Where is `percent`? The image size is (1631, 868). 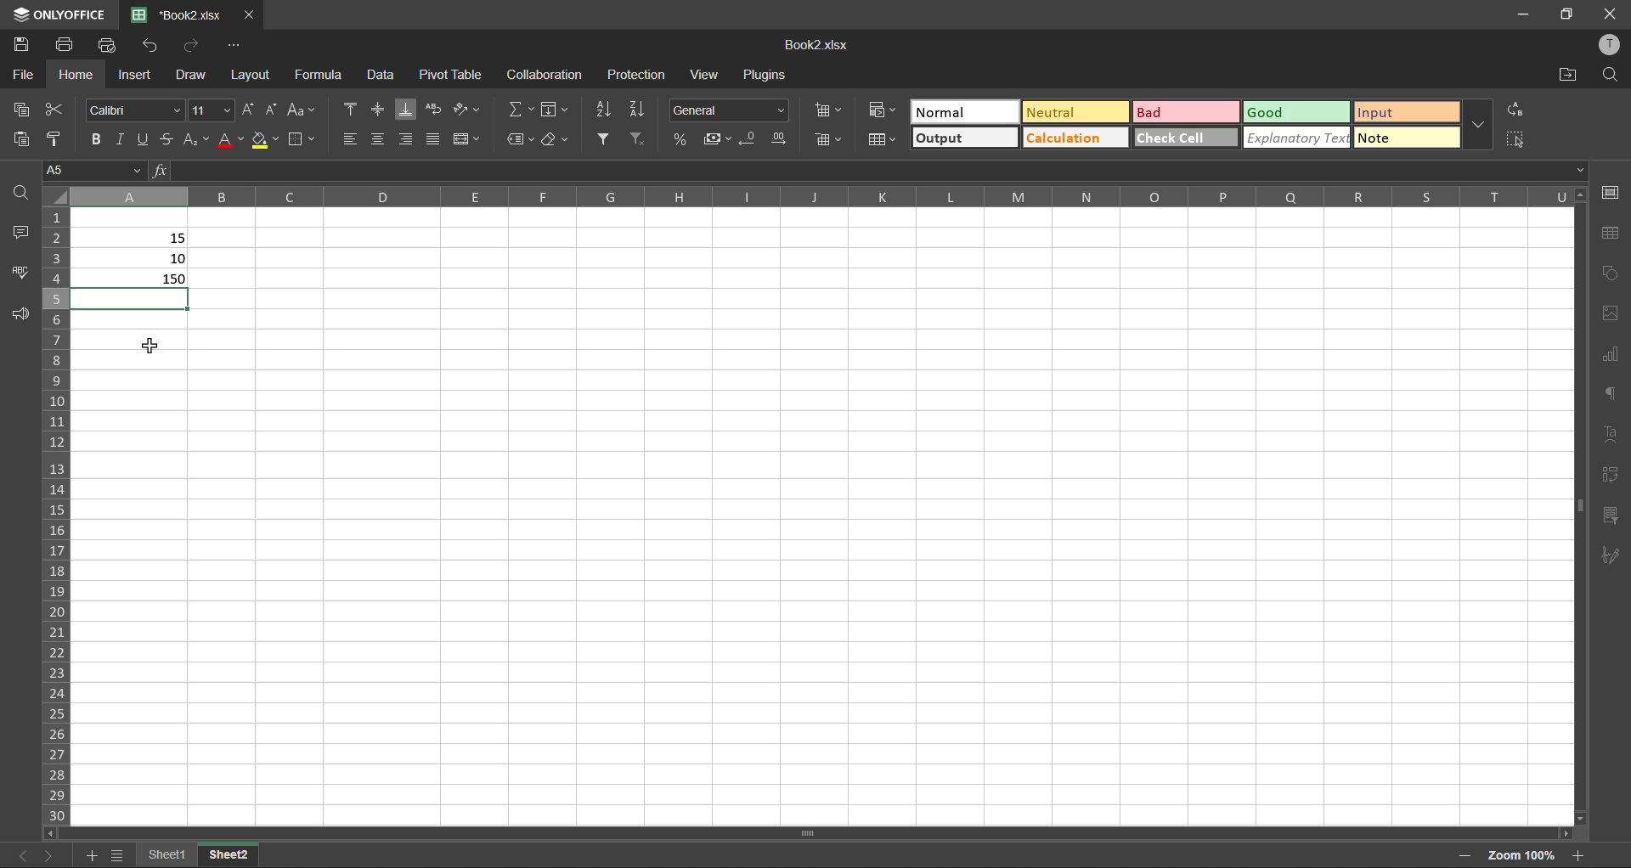 percent is located at coordinates (686, 138).